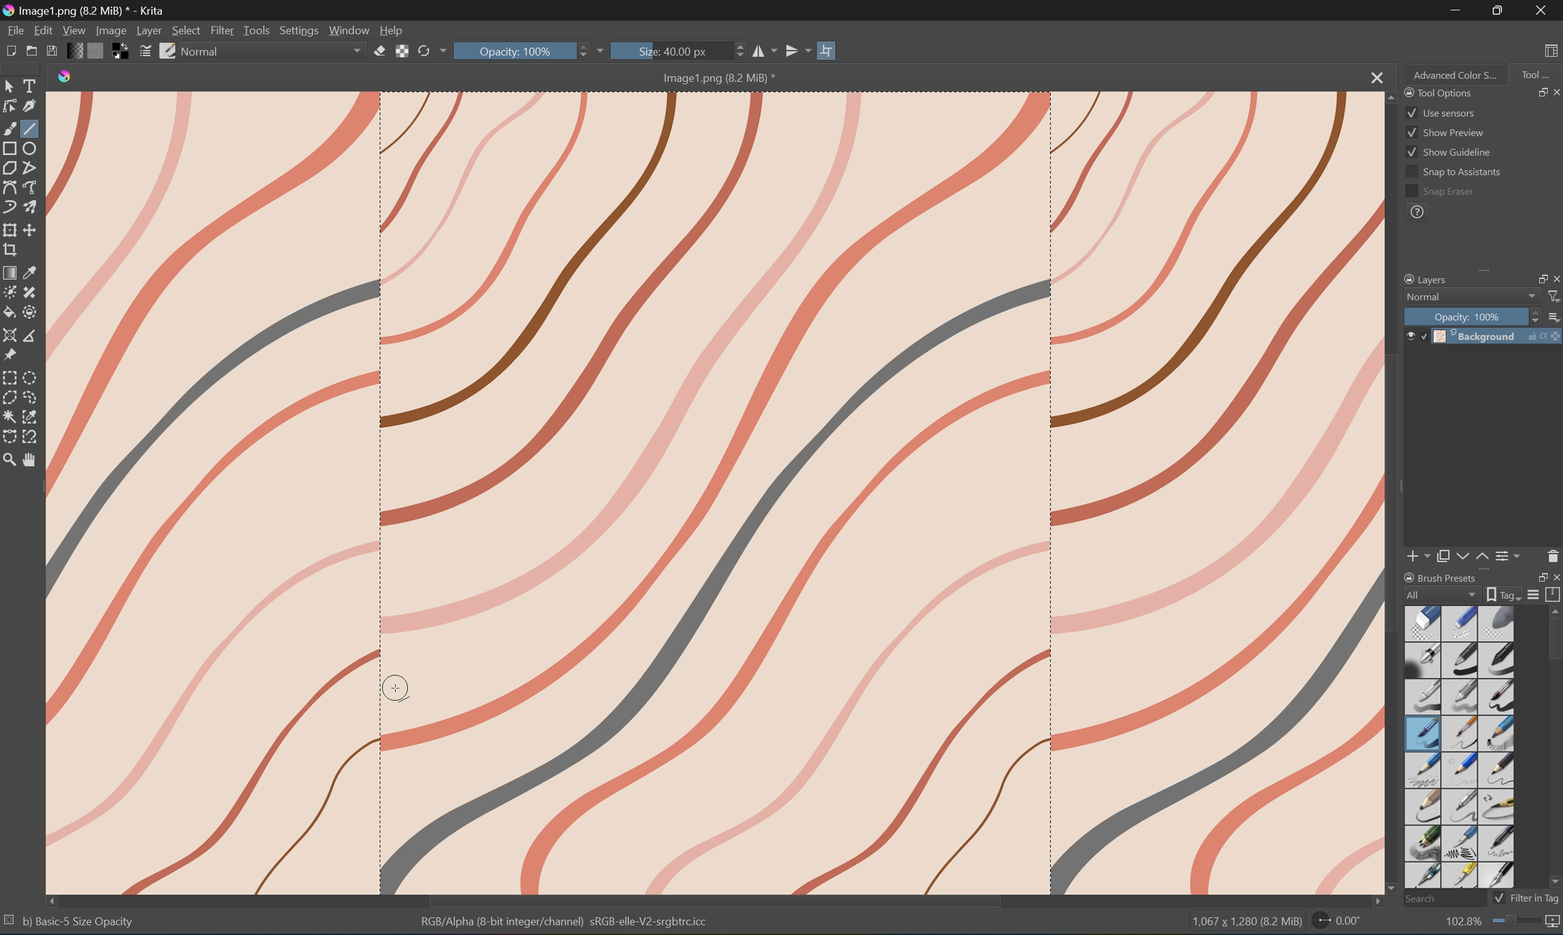 The image size is (1563, 935). I want to click on Polygon tool, so click(13, 168).